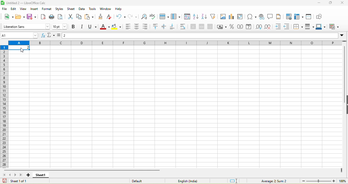 The image size is (348, 184). I want to click on cut, so click(70, 17).